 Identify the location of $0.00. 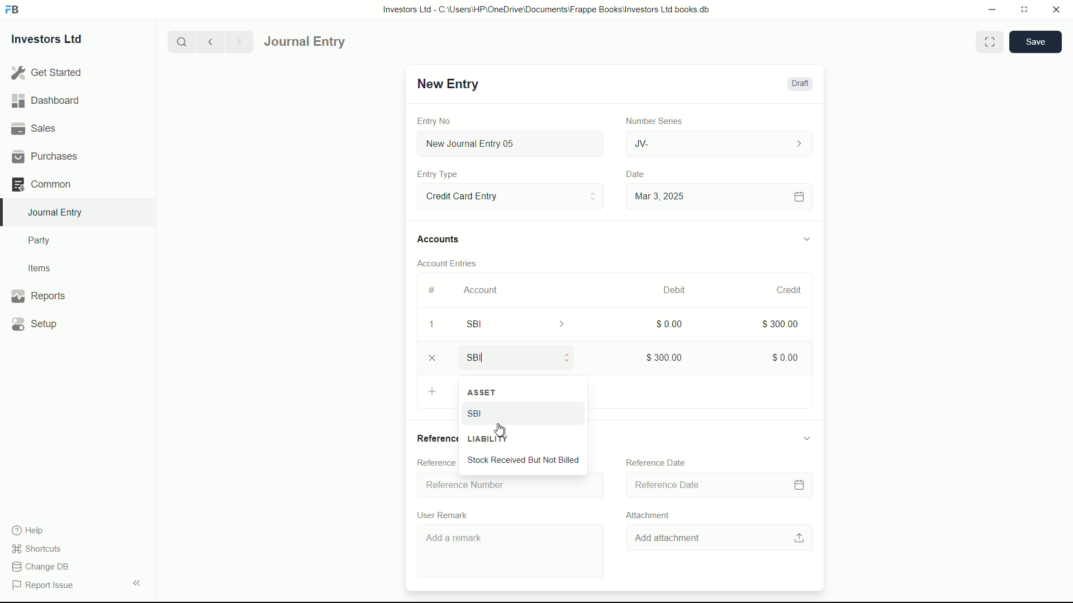
(784, 356).